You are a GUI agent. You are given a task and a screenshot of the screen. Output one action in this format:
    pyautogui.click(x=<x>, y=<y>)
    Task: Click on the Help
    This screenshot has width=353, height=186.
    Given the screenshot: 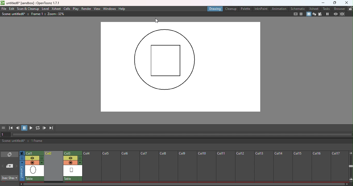 What is the action you would take?
    pyautogui.click(x=122, y=9)
    